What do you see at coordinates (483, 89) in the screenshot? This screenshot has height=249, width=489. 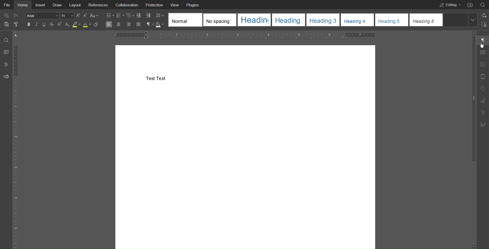 I see `Shape Settings` at bounding box center [483, 89].